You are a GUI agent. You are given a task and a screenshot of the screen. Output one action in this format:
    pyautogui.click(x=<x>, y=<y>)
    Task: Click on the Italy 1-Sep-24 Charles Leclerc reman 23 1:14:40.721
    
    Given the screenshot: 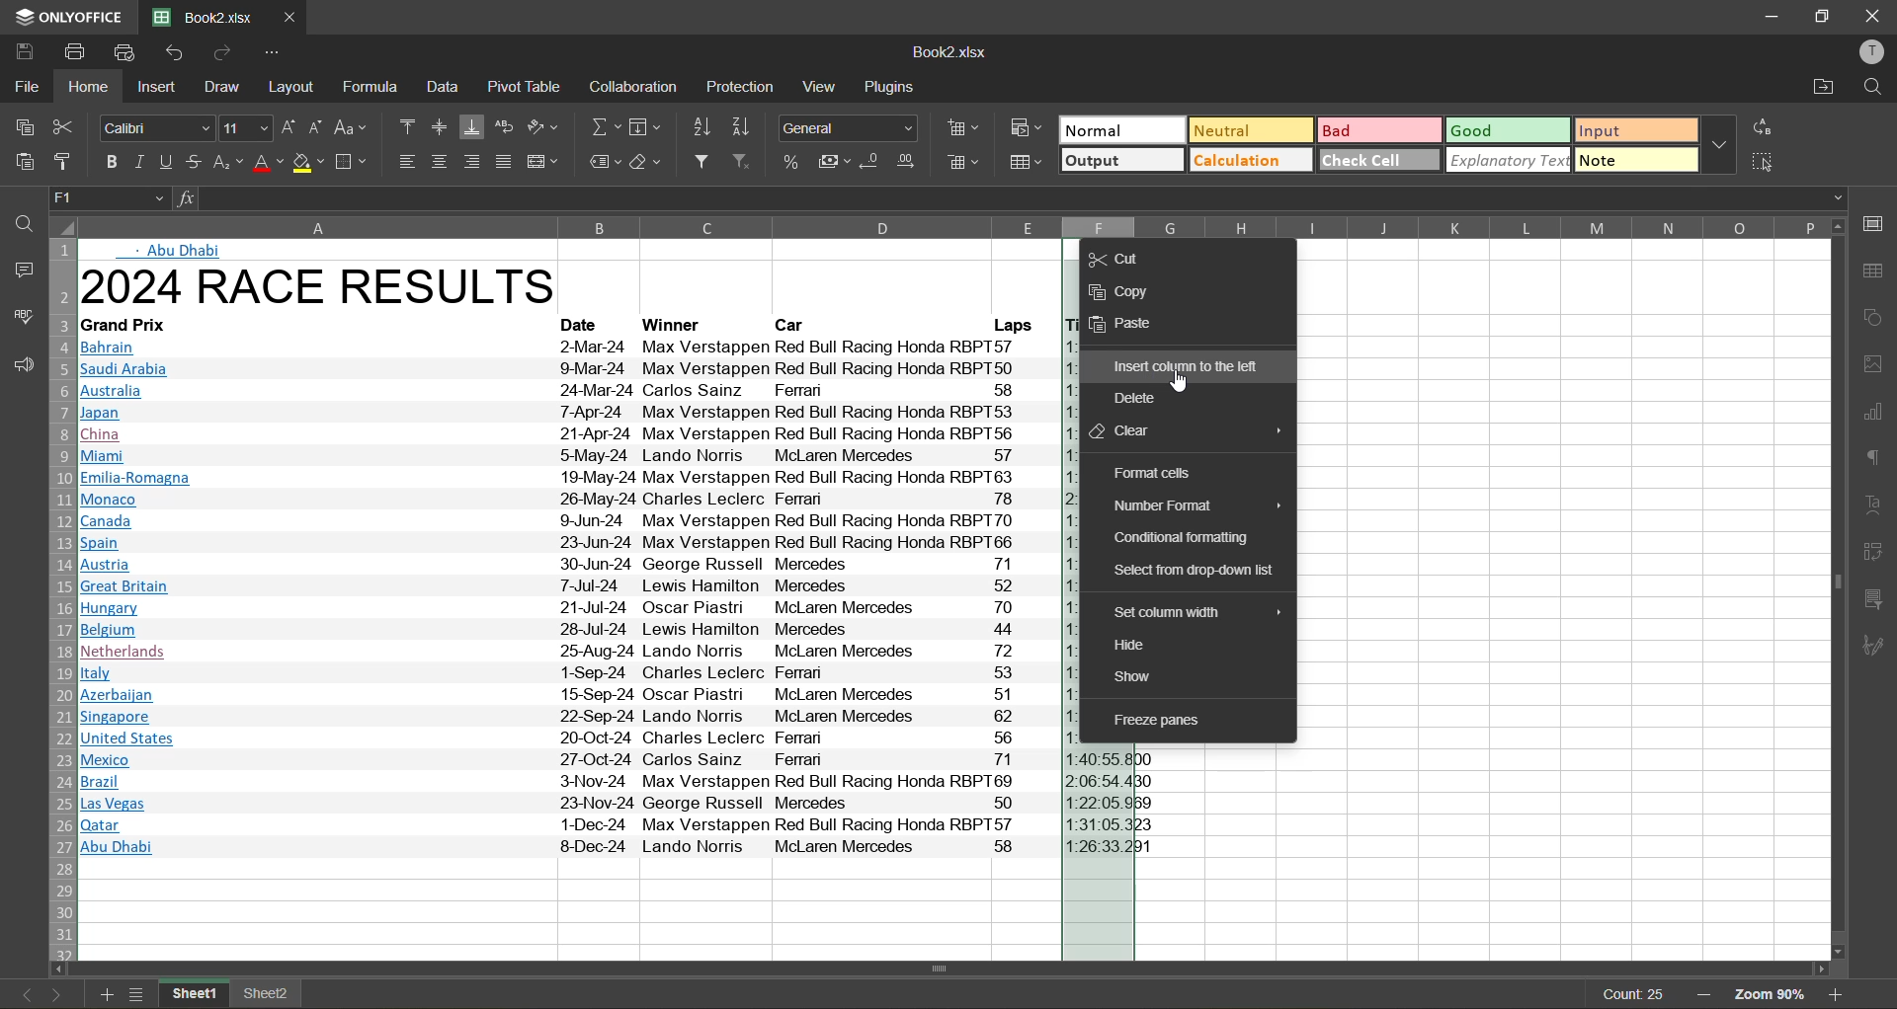 What is the action you would take?
    pyautogui.click(x=563, y=674)
    